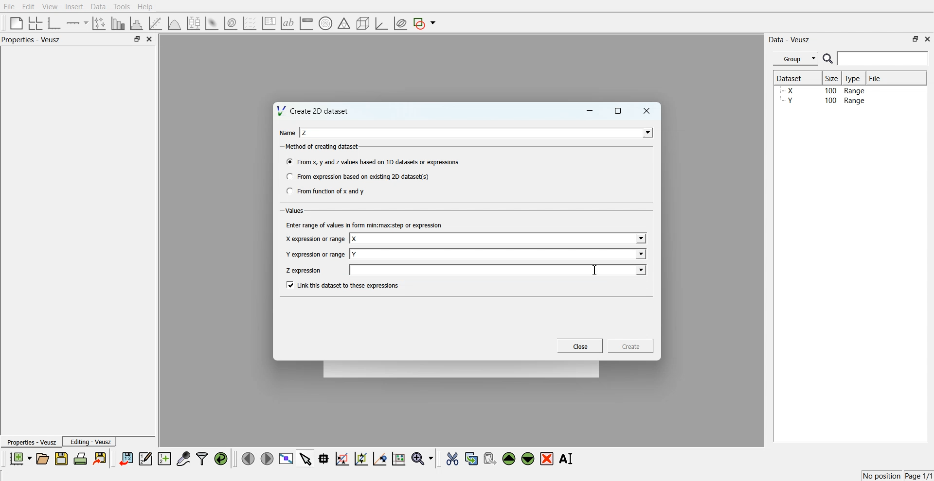 The width and height of the screenshot is (934, 481). Describe the element at coordinates (74, 6) in the screenshot. I see `Insert` at that location.